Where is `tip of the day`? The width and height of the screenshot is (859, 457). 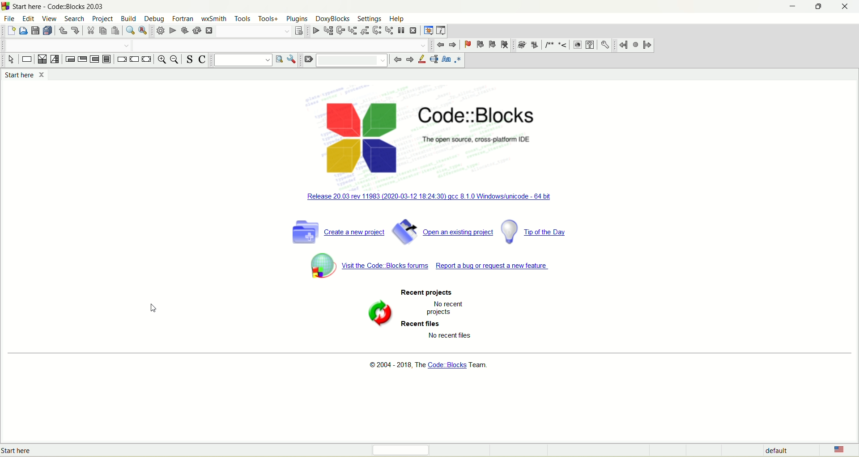
tip of the day is located at coordinates (538, 232).